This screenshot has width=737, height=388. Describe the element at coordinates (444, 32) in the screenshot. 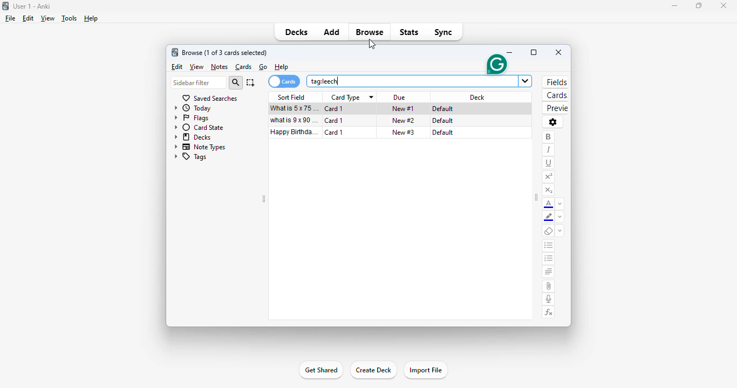

I see `sync` at that location.